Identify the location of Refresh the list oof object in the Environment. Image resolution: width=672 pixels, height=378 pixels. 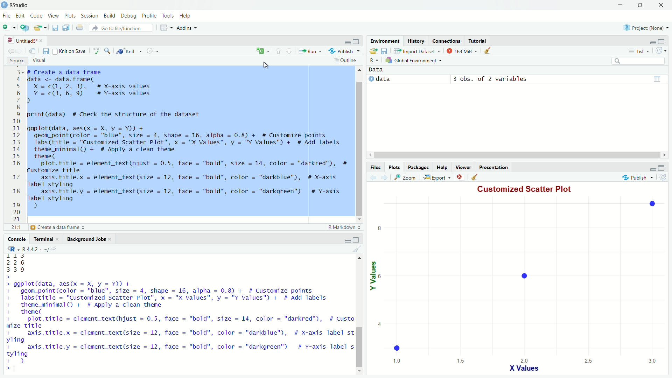
(661, 51).